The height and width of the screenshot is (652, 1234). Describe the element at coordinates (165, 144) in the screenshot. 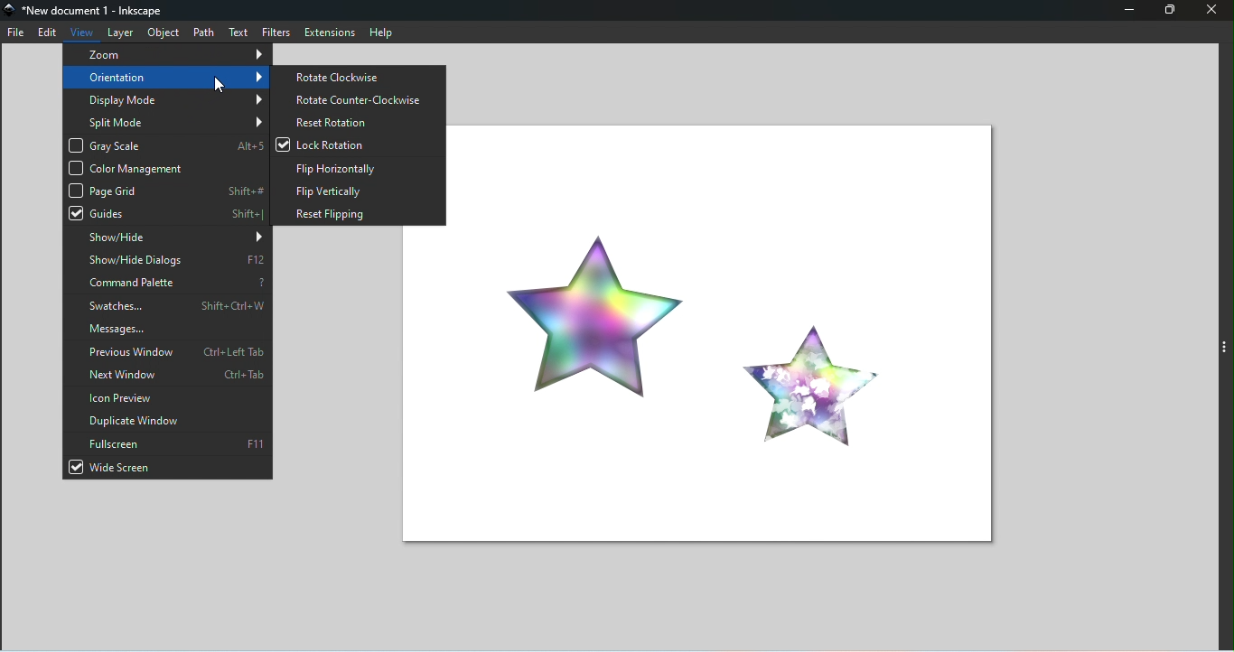

I see `Gray scale` at that location.